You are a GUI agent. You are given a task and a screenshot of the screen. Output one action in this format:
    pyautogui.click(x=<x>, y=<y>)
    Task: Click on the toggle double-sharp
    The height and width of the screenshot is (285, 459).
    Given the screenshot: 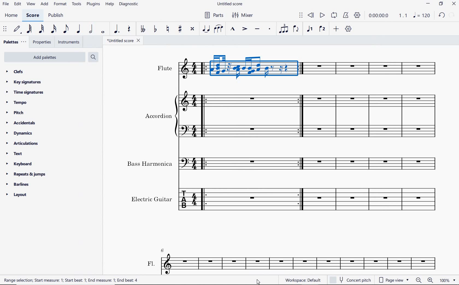 What is the action you would take?
    pyautogui.click(x=192, y=29)
    